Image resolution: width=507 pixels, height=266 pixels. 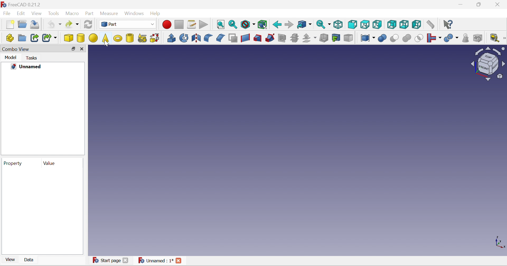 What do you see at coordinates (87, 24) in the screenshot?
I see `Refresh` at bounding box center [87, 24].